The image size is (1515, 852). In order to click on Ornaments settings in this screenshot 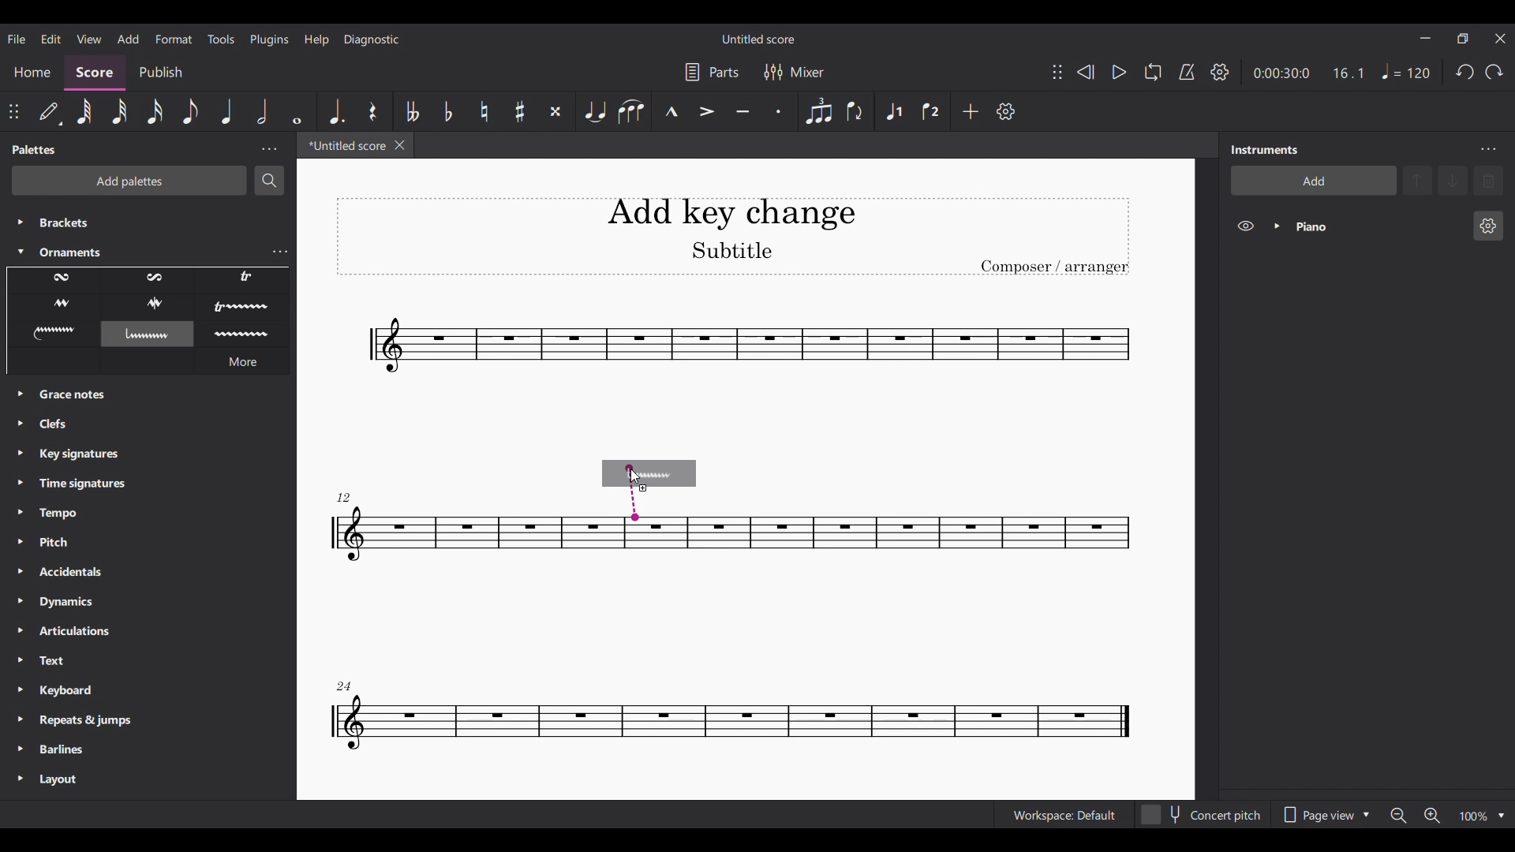, I will do `click(279, 252)`.